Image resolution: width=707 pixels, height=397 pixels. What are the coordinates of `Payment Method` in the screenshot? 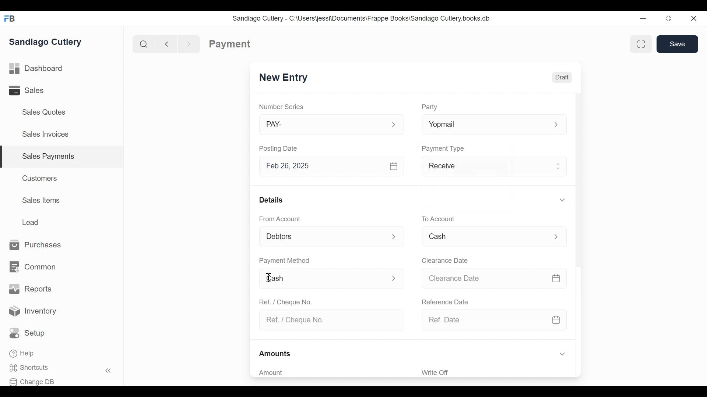 It's located at (284, 261).